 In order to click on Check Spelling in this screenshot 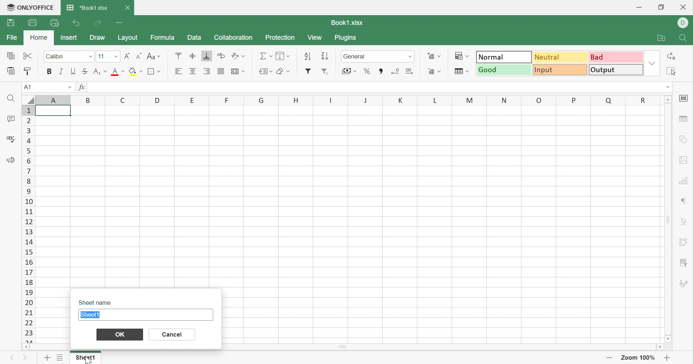, I will do `click(13, 139)`.